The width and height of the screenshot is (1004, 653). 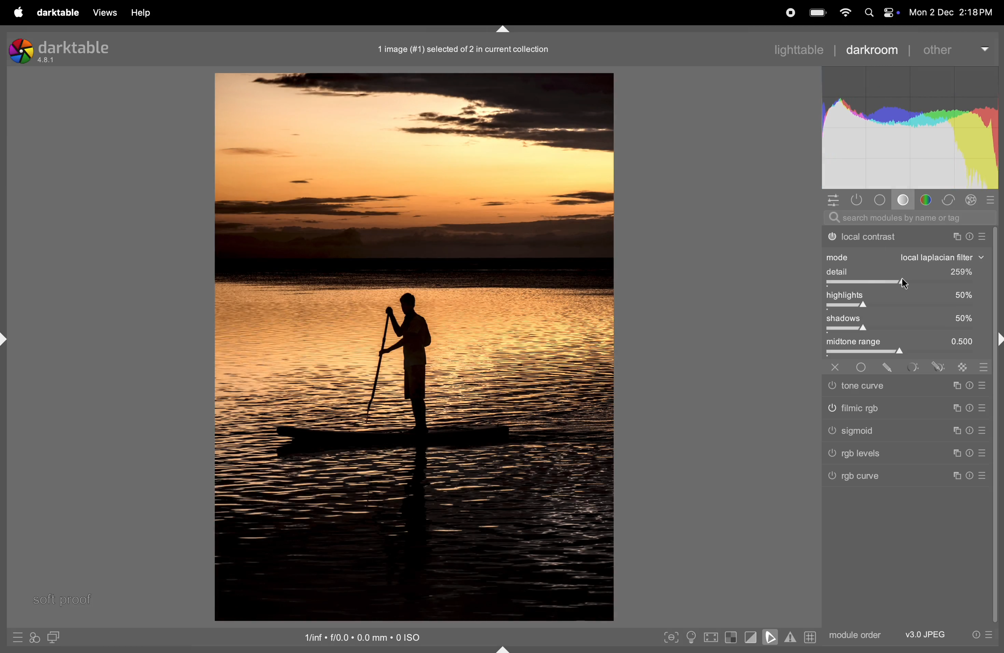 I want to click on sign, so click(x=959, y=407).